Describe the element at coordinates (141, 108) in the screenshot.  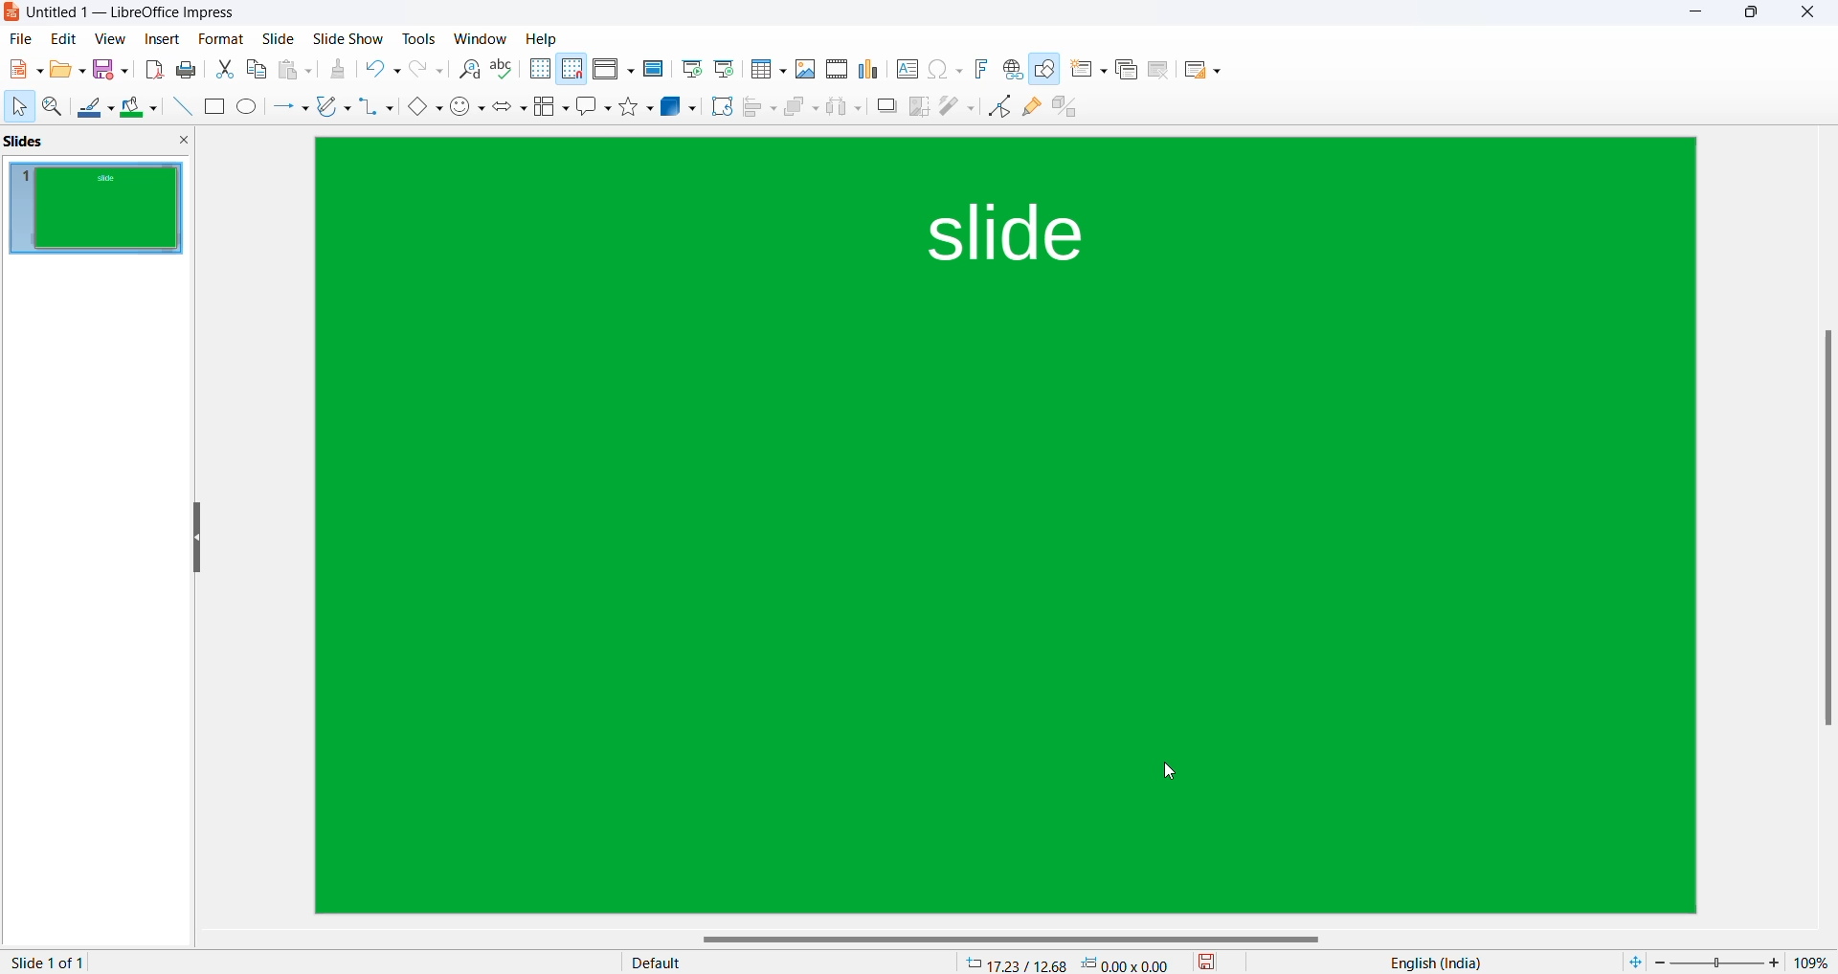
I see `fill color ` at that location.